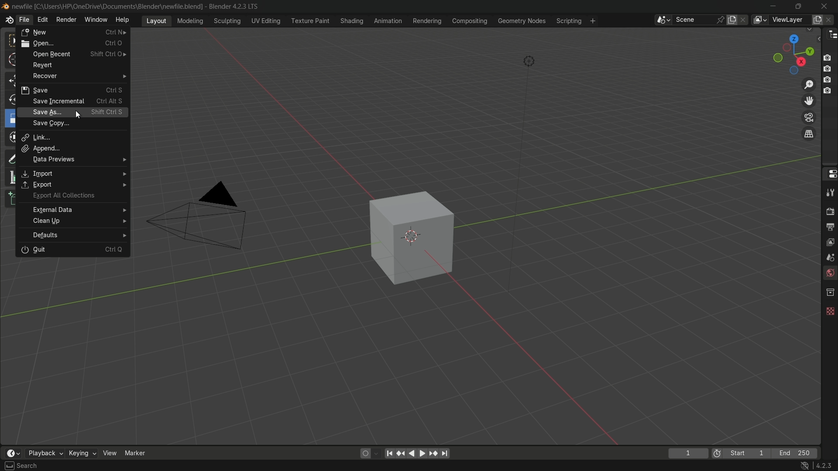  What do you see at coordinates (808, 100) in the screenshot?
I see `move view layer` at bounding box center [808, 100].